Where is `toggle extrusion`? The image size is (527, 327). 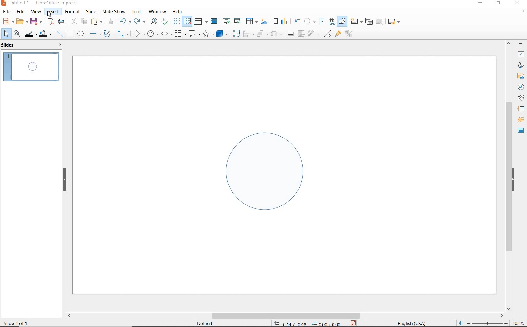
toggle extrusion is located at coordinates (350, 34).